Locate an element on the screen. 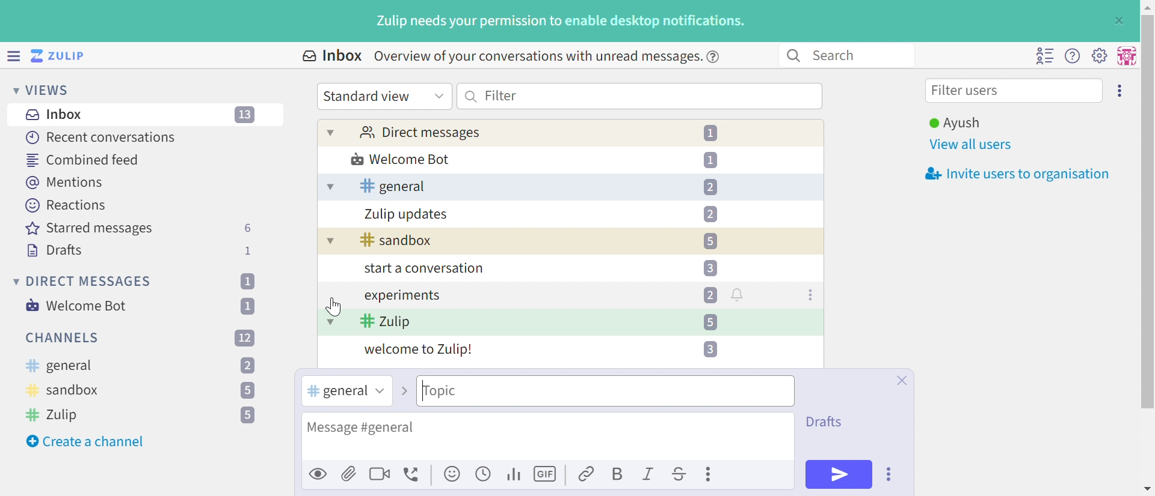  Mentions is located at coordinates (67, 183).